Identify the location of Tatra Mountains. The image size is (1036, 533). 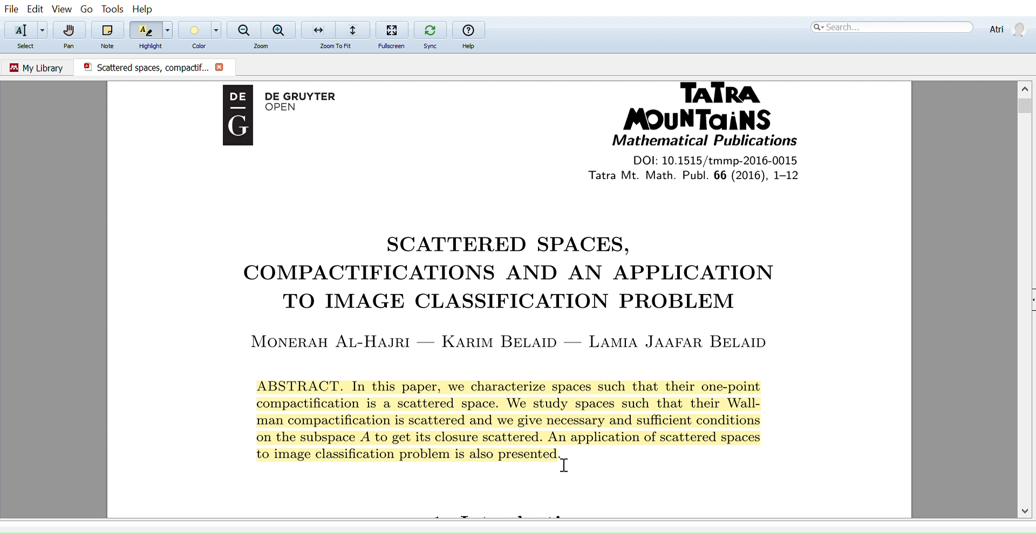
(710, 107).